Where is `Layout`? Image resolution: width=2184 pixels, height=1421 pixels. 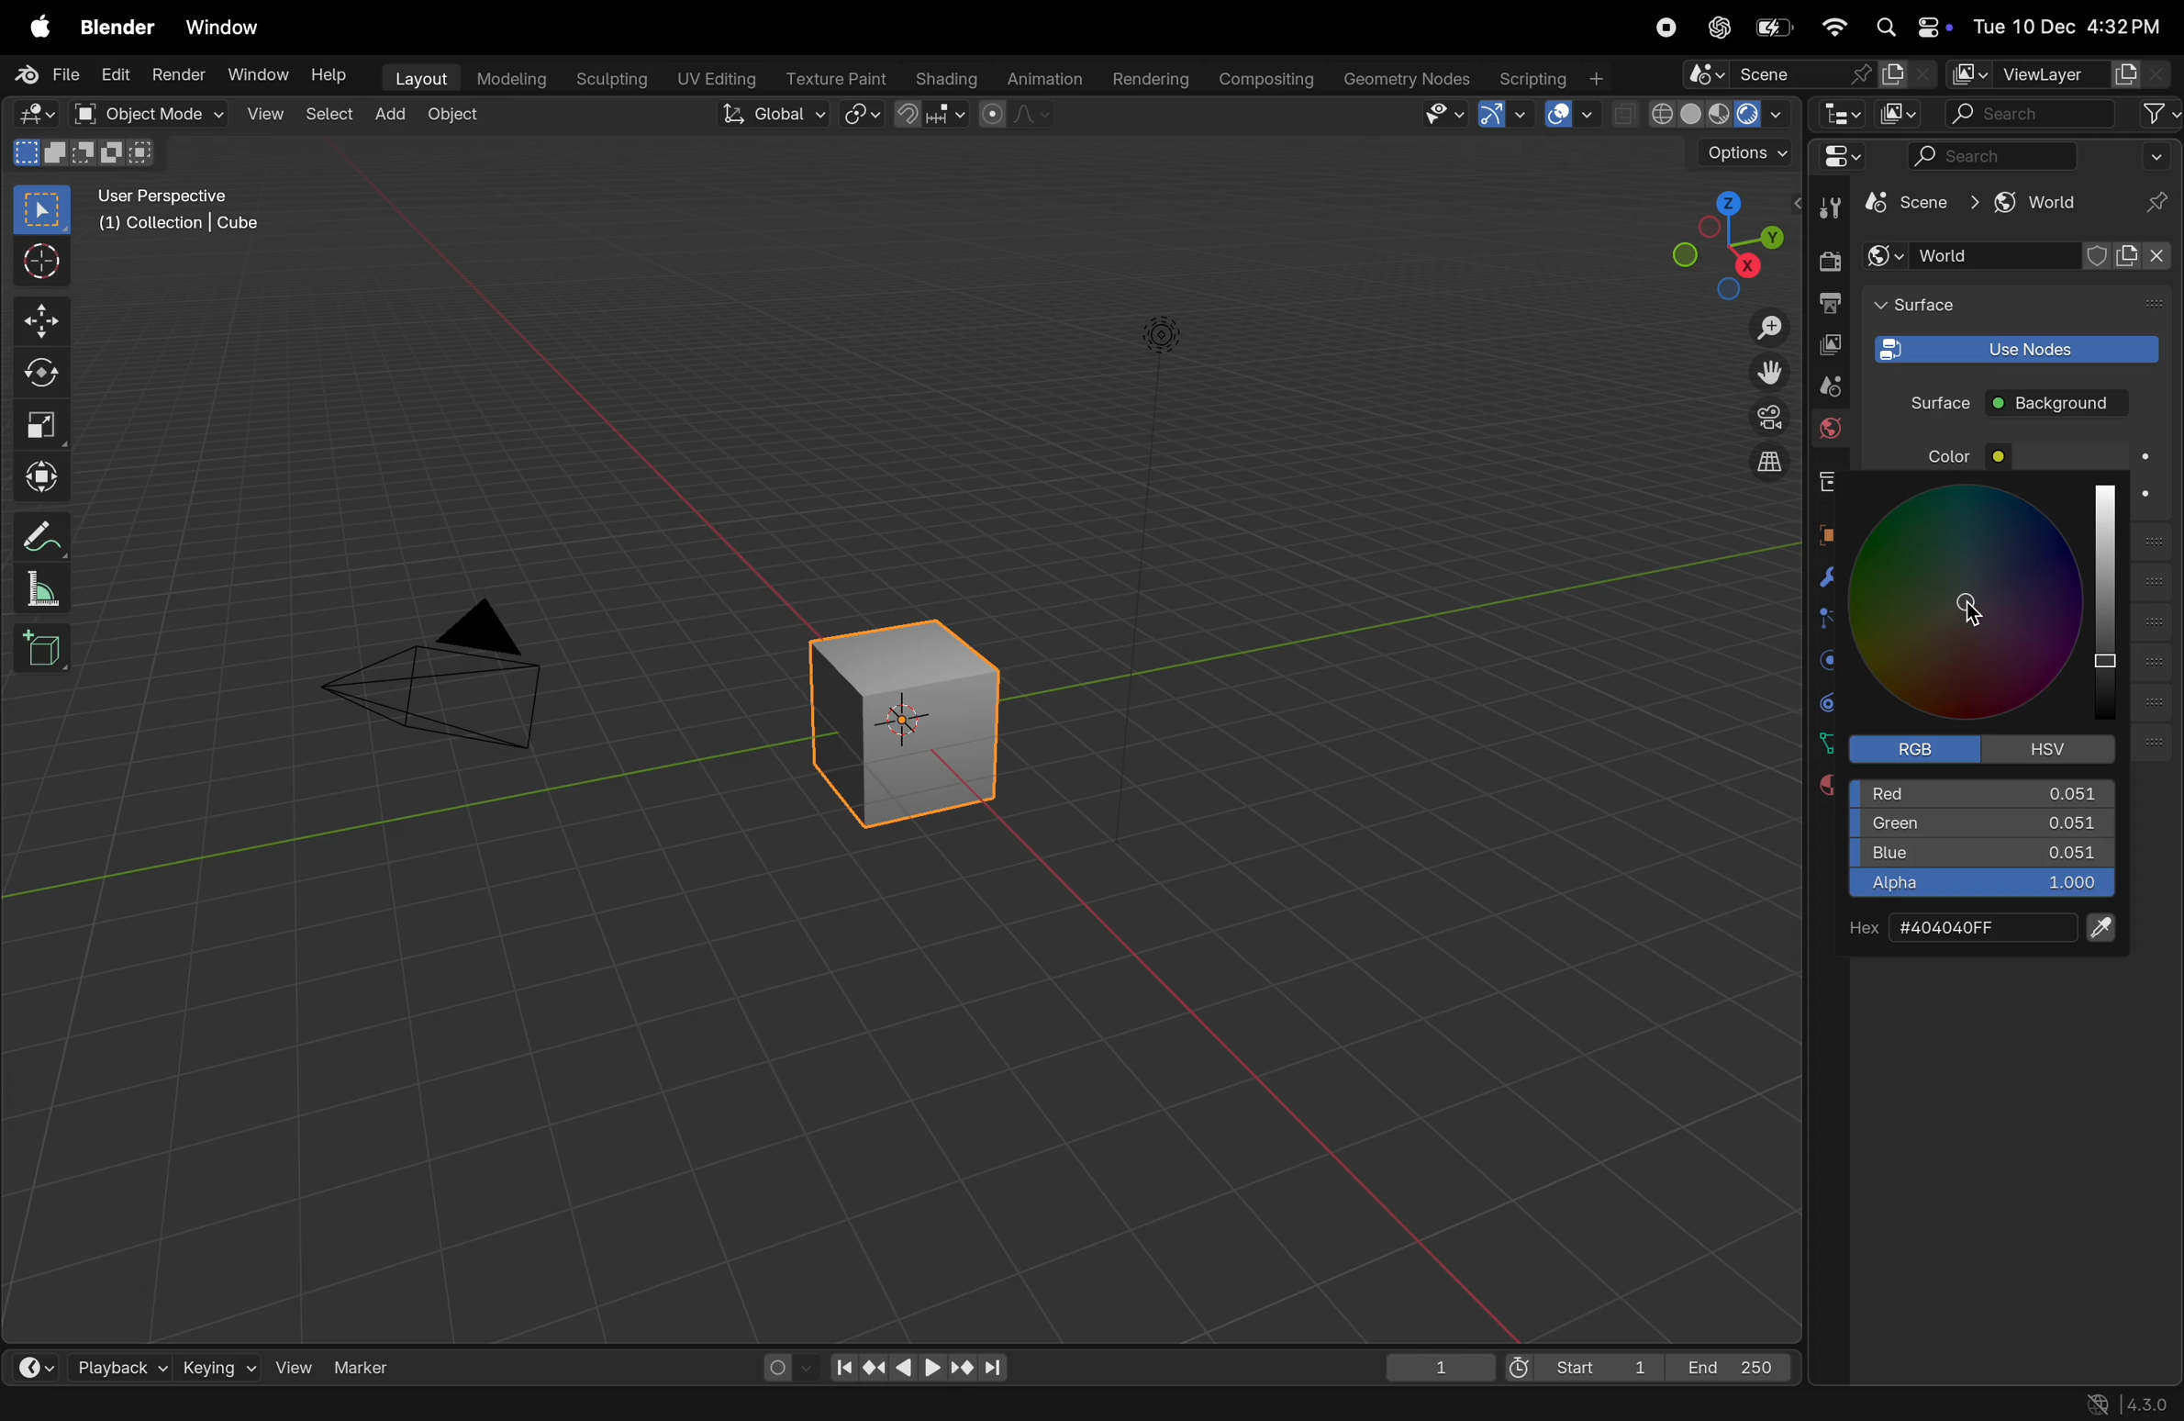 Layout is located at coordinates (417, 78).